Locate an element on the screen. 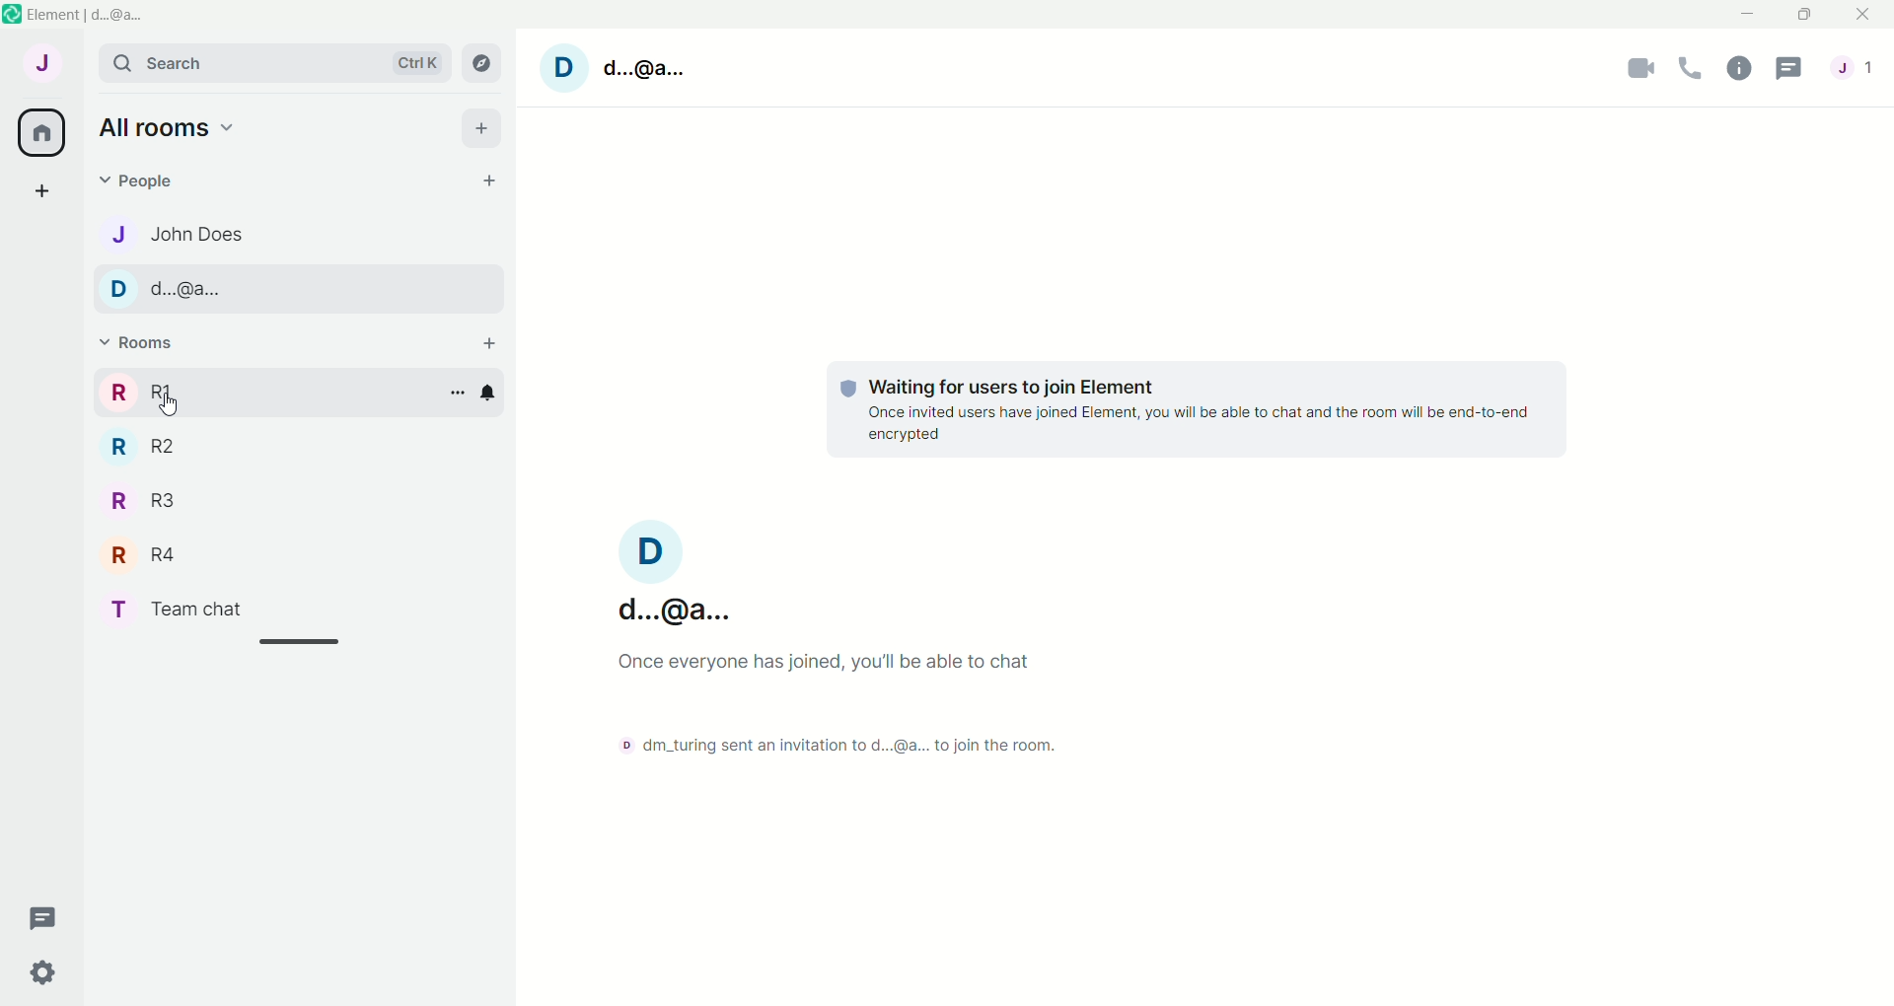 The image size is (1894, 1006). maximize is located at coordinates (1803, 17).